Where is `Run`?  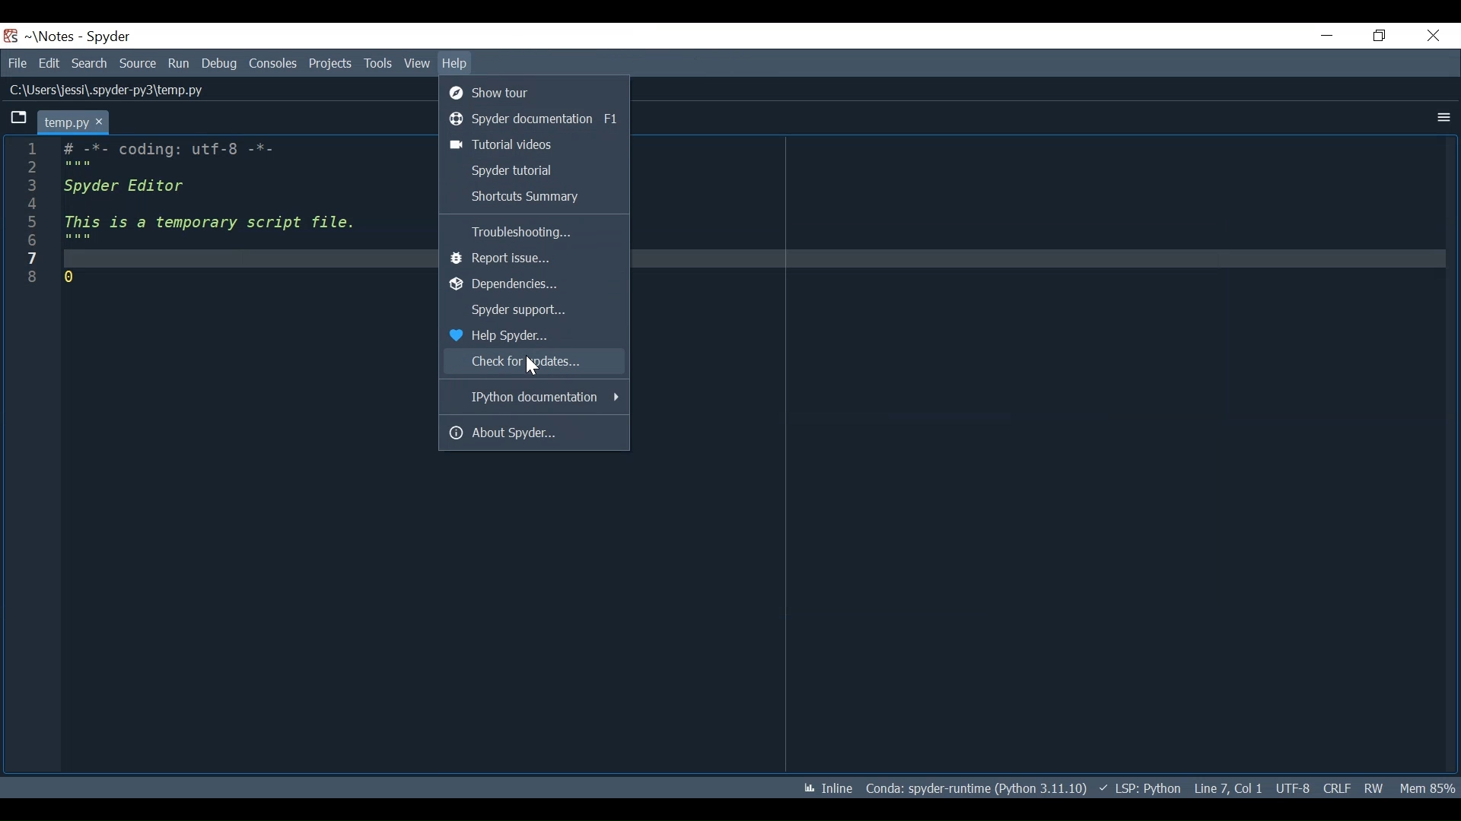 Run is located at coordinates (180, 64).